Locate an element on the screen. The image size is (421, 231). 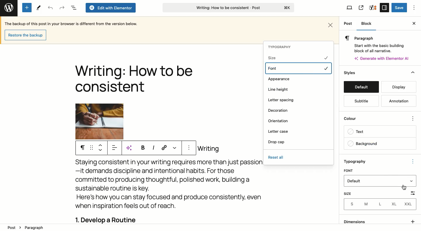
Add new block is located at coordinates (27, 8).